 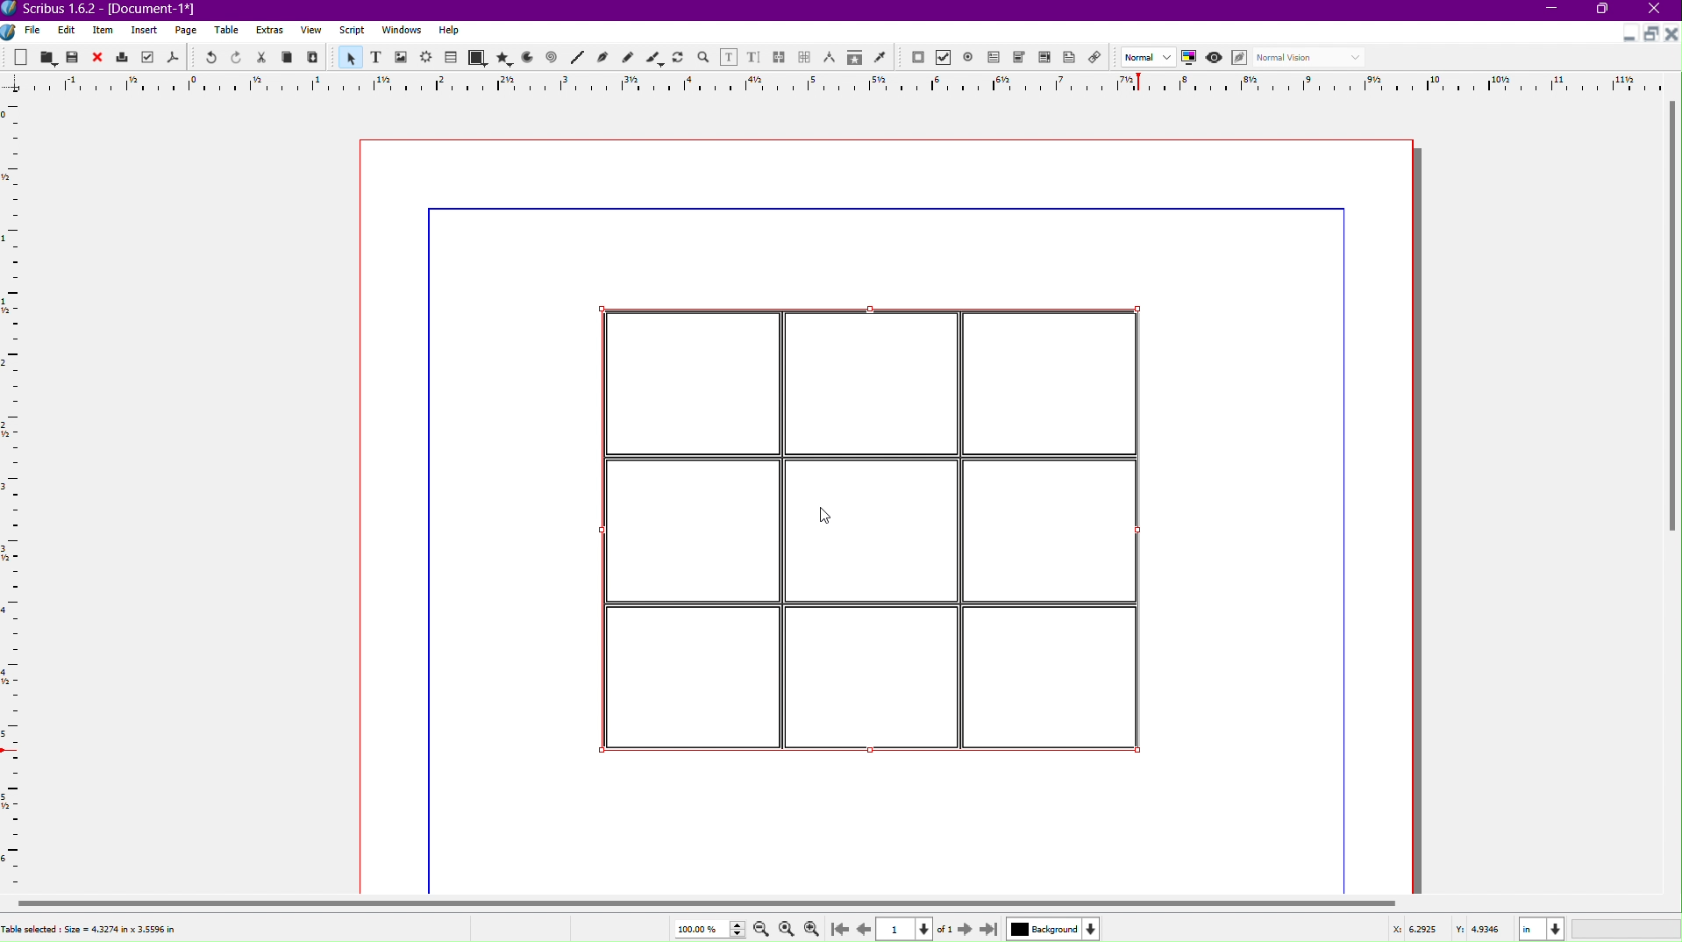 What do you see at coordinates (237, 58) in the screenshot?
I see `Redo` at bounding box center [237, 58].